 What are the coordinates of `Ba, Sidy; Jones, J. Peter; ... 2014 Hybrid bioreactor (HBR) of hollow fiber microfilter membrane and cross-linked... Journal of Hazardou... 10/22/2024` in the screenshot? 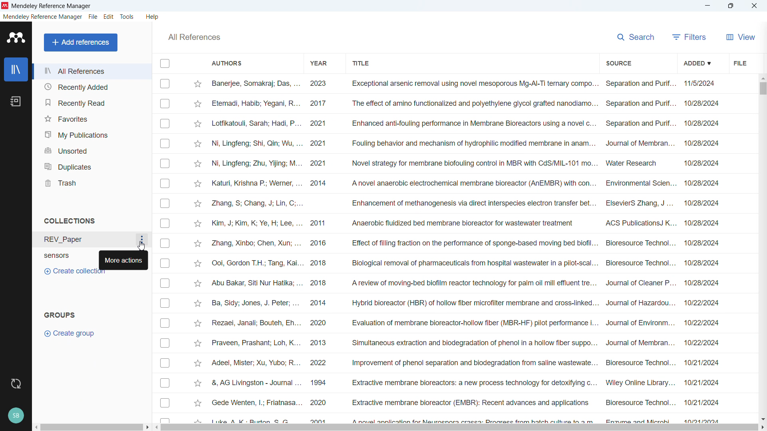 It's located at (465, 302).